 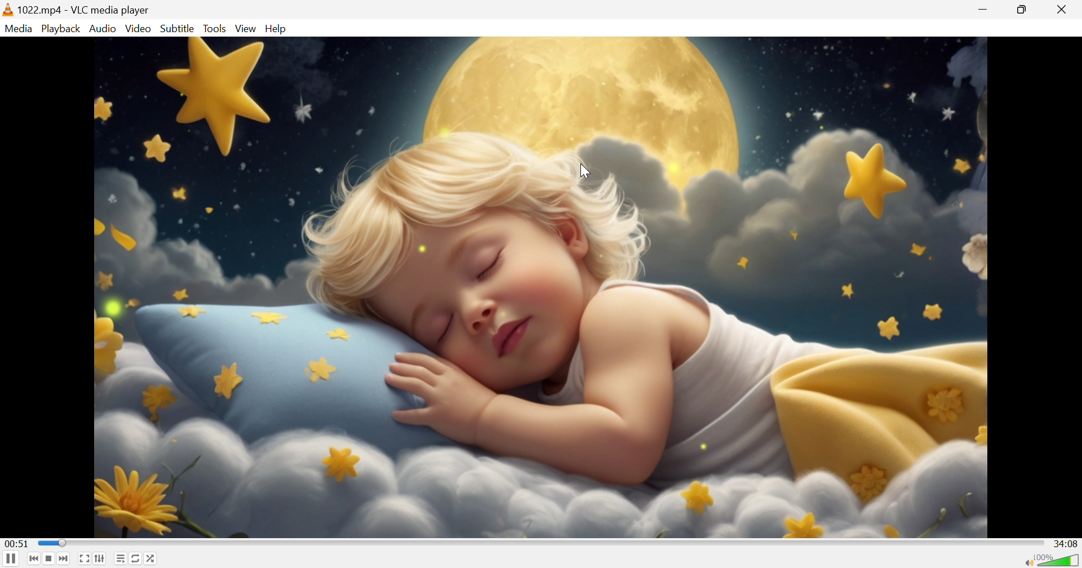 What do you see at coordinates (66, 560) in the screenshot?
I see `Next media in the playlist, skip forward when held` at bounding box center [66, 560].